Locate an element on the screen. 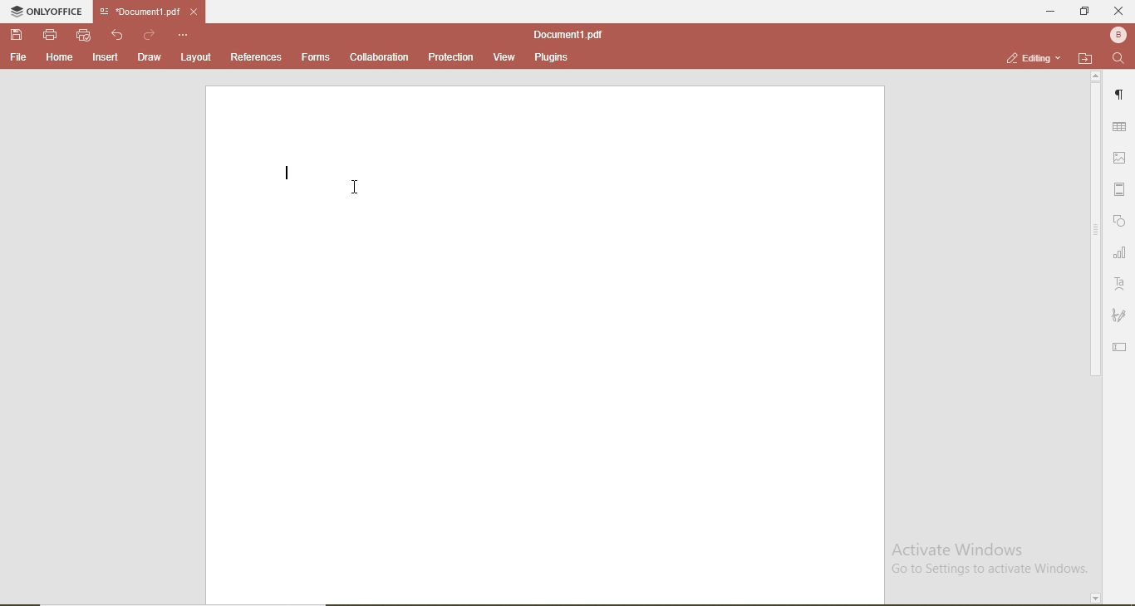  image is located at coordinates (1120, 155).